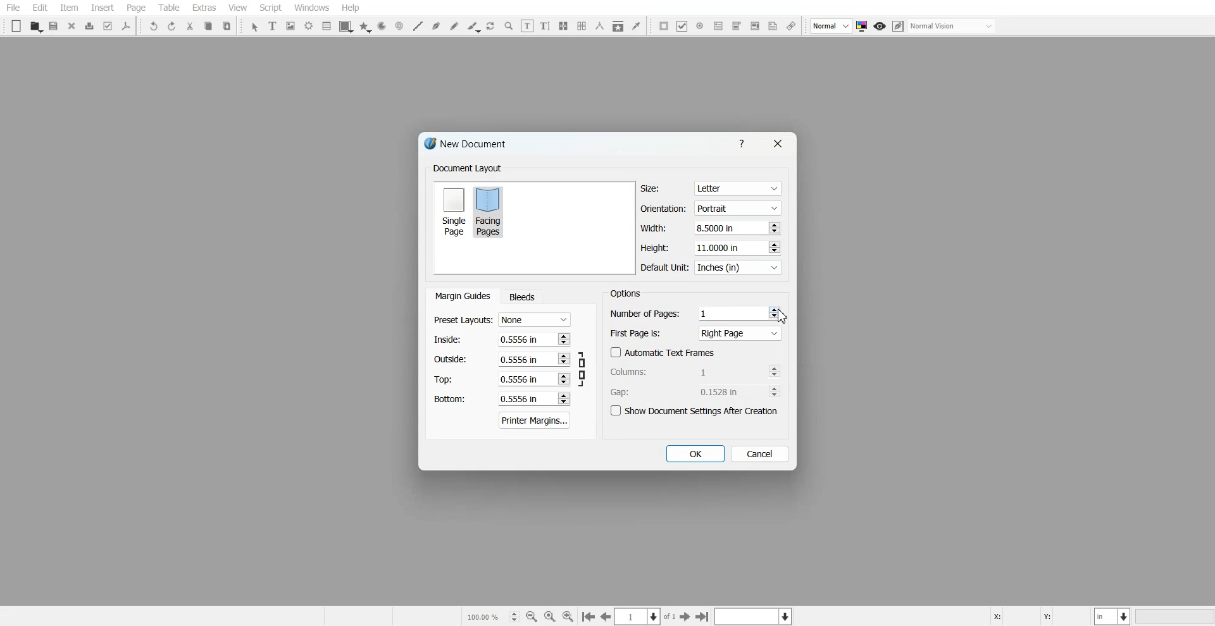 This screenshot has width=1215, height=626. I want to click on Automatic Text Frames, so click(663, 352).